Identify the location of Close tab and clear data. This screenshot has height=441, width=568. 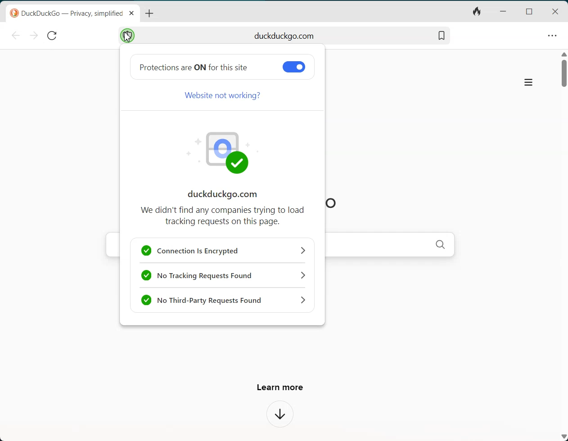
(476, 13).